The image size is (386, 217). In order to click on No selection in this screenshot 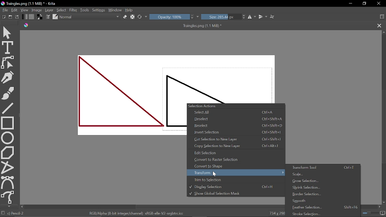, I will do `click(3, 213)`.